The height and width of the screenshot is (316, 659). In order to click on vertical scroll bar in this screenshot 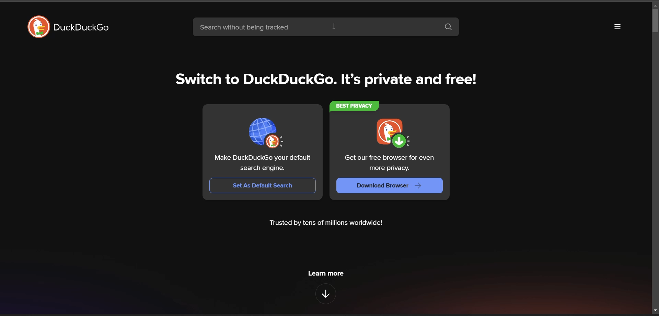, I will do `click(655, 20)`.